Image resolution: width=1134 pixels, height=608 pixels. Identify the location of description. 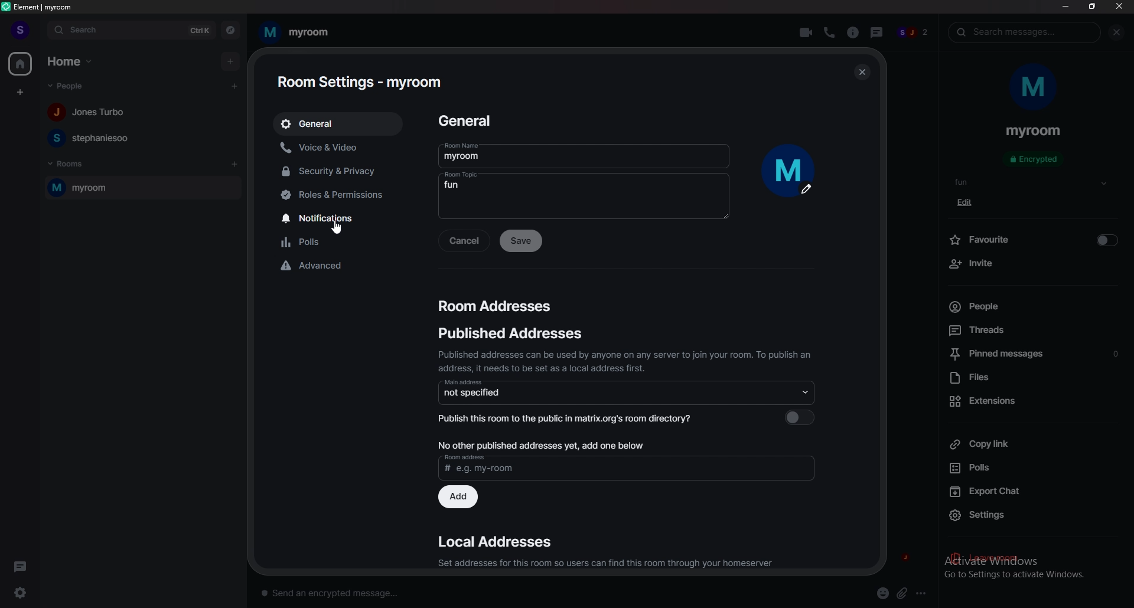
(624, 361).